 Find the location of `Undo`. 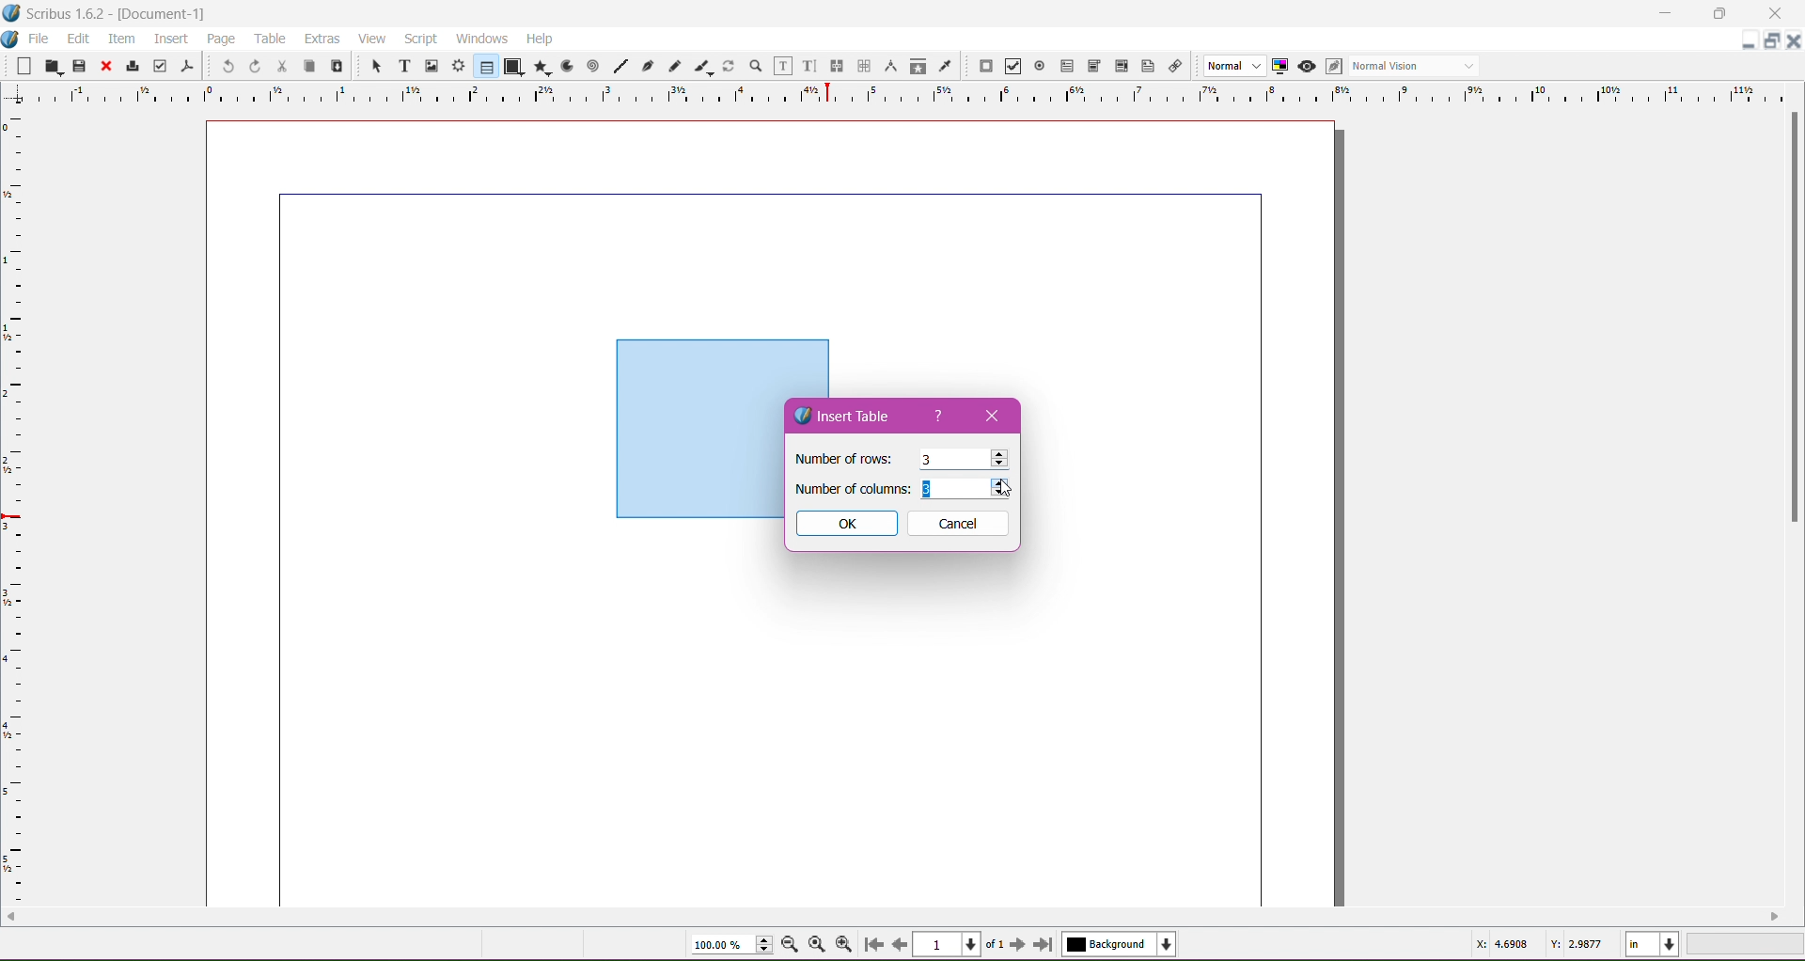

Undo is located at coordinates (226, 65).